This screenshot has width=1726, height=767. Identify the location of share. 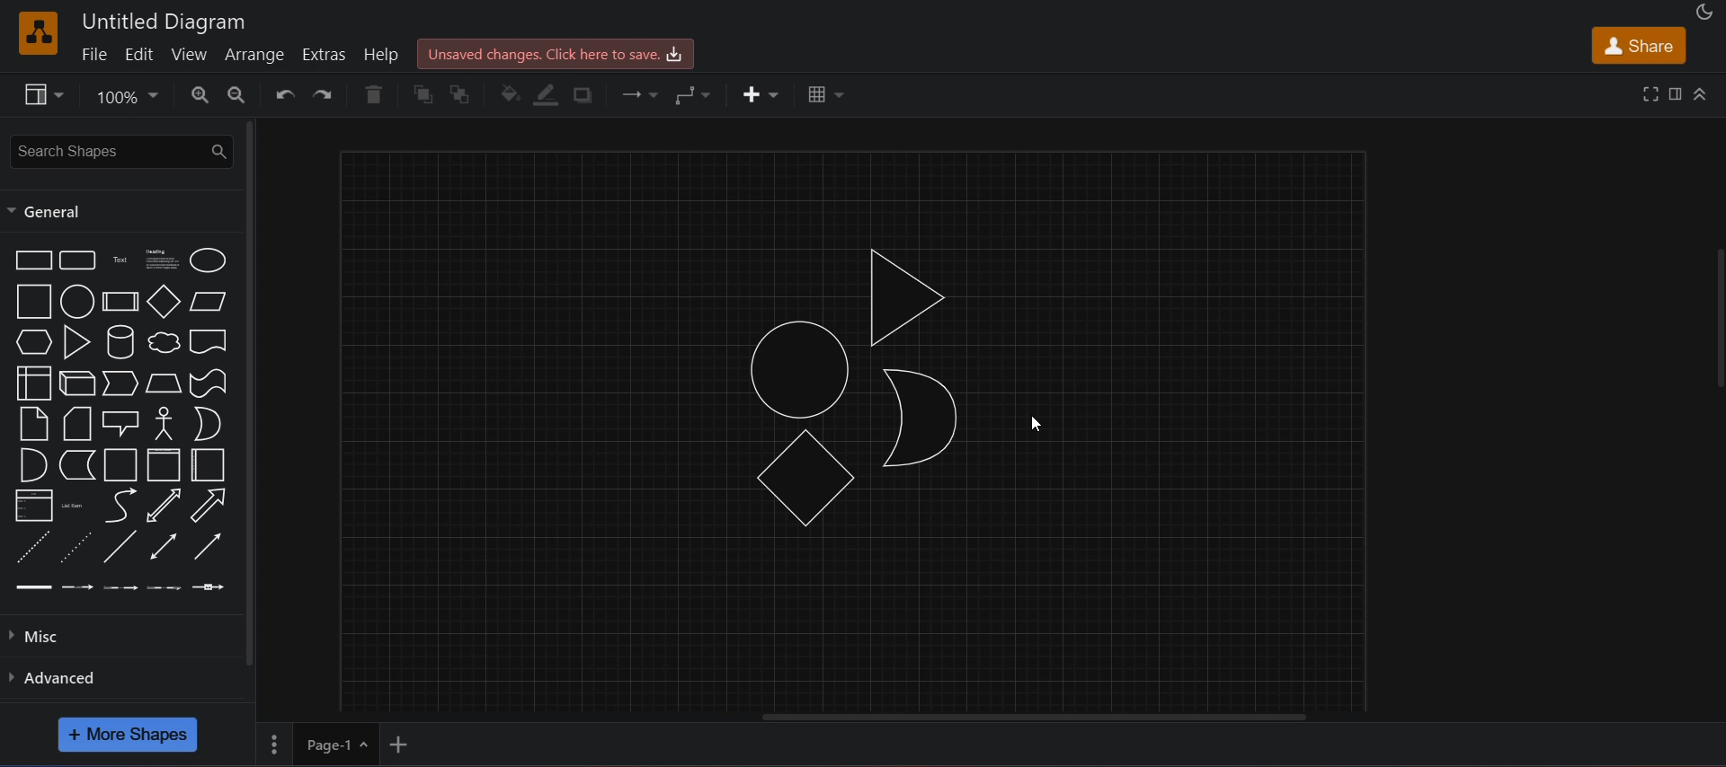
(1638, 45).